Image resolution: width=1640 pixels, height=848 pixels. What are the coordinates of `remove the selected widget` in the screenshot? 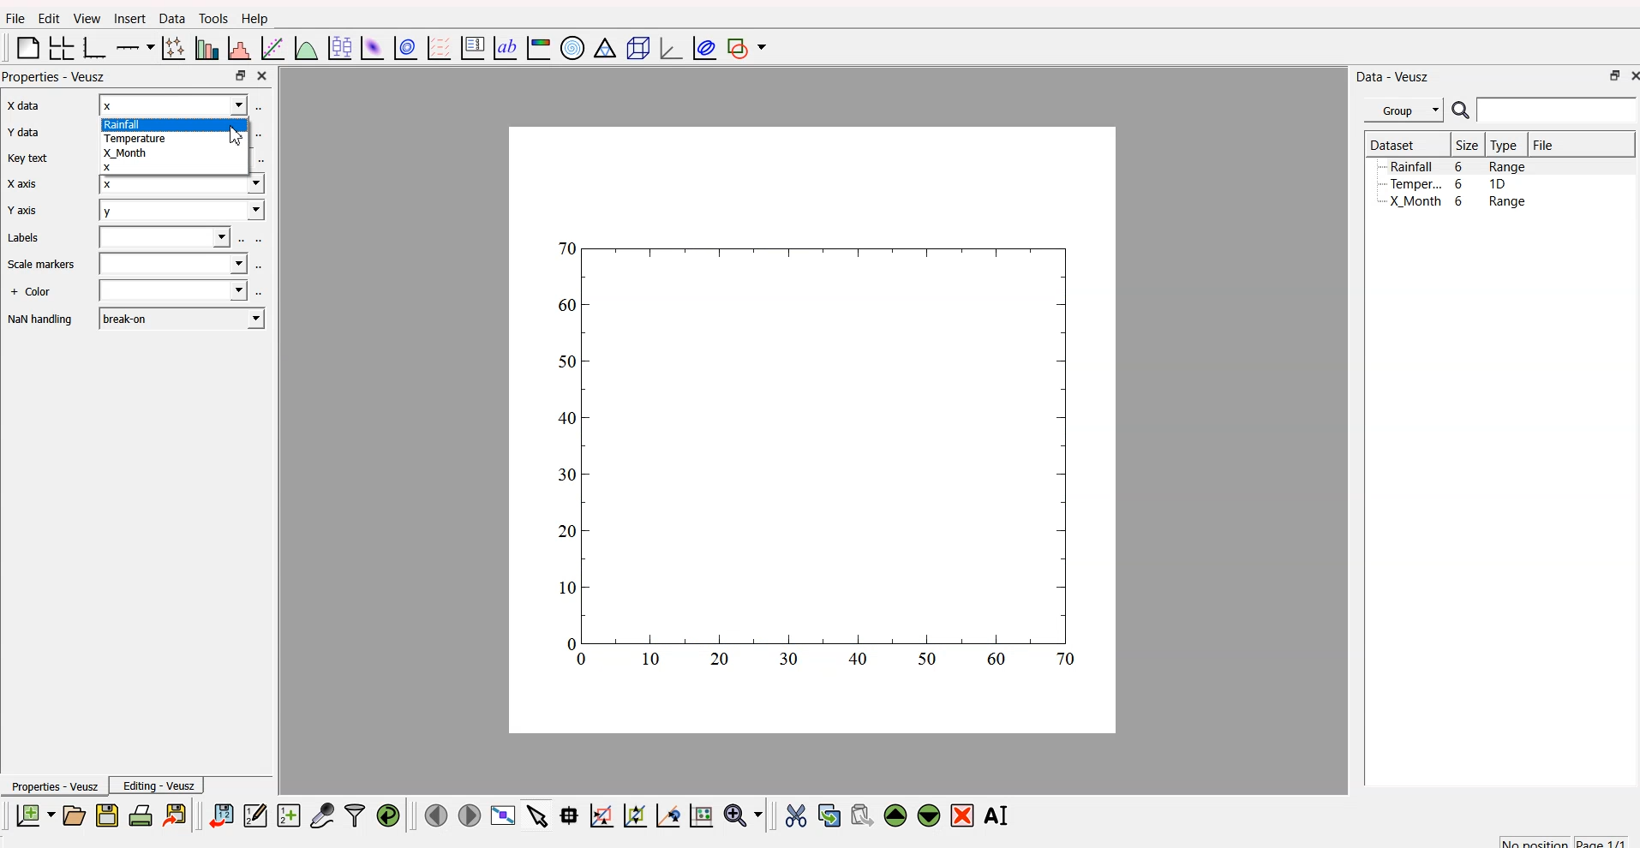 It's located at (963, 815).